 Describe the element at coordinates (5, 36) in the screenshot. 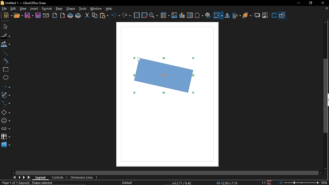

I see `Fill line` at that location.